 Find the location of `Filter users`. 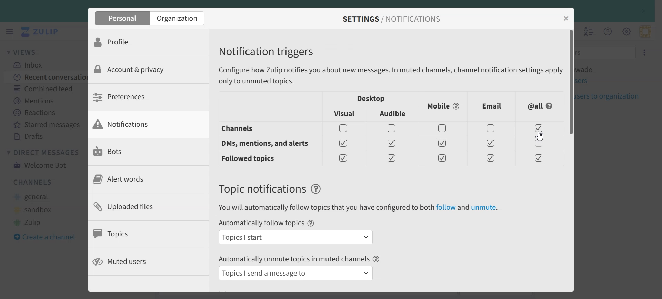

Filter users is located at coordinates (607, 52).